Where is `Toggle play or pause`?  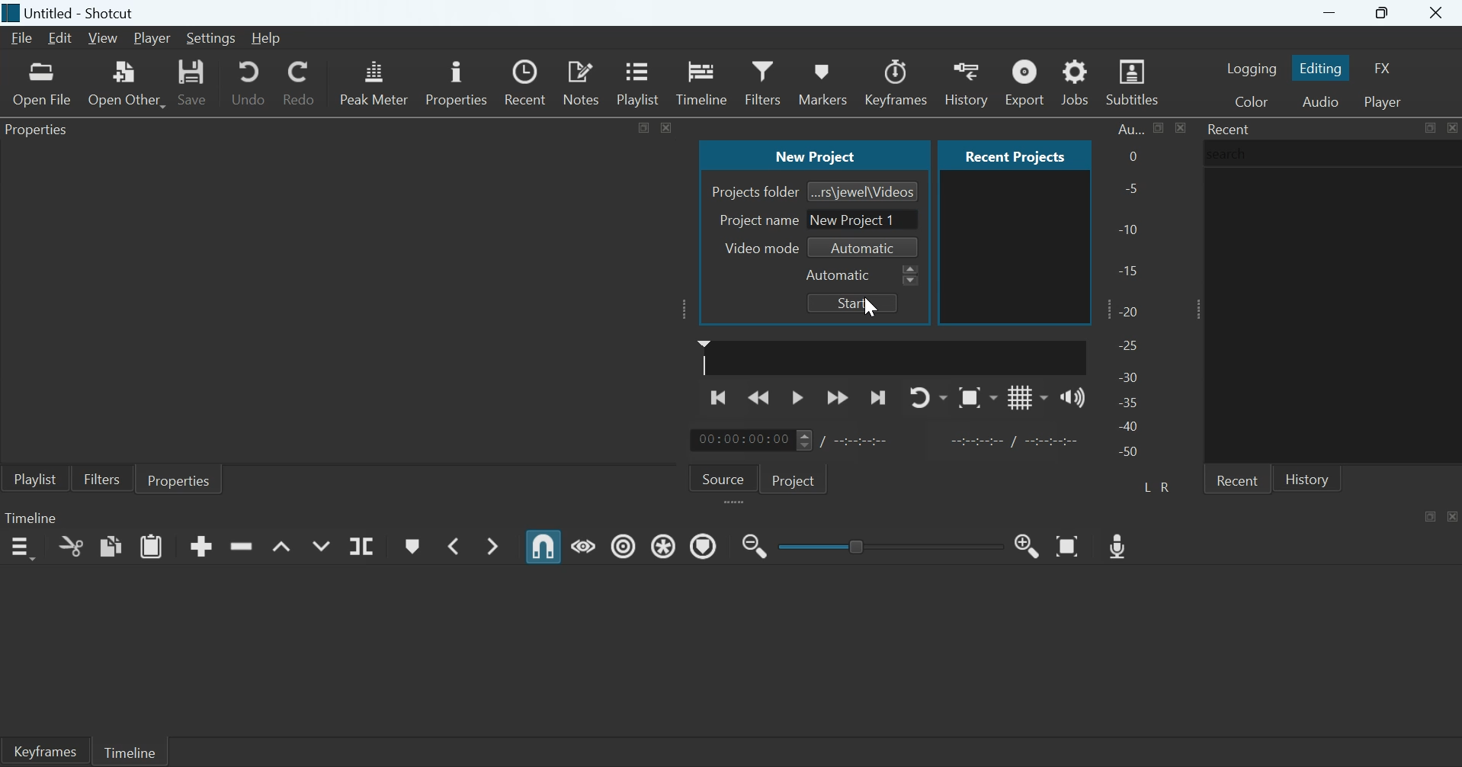
Toggle play or pause is located at coordinates (797, 398).